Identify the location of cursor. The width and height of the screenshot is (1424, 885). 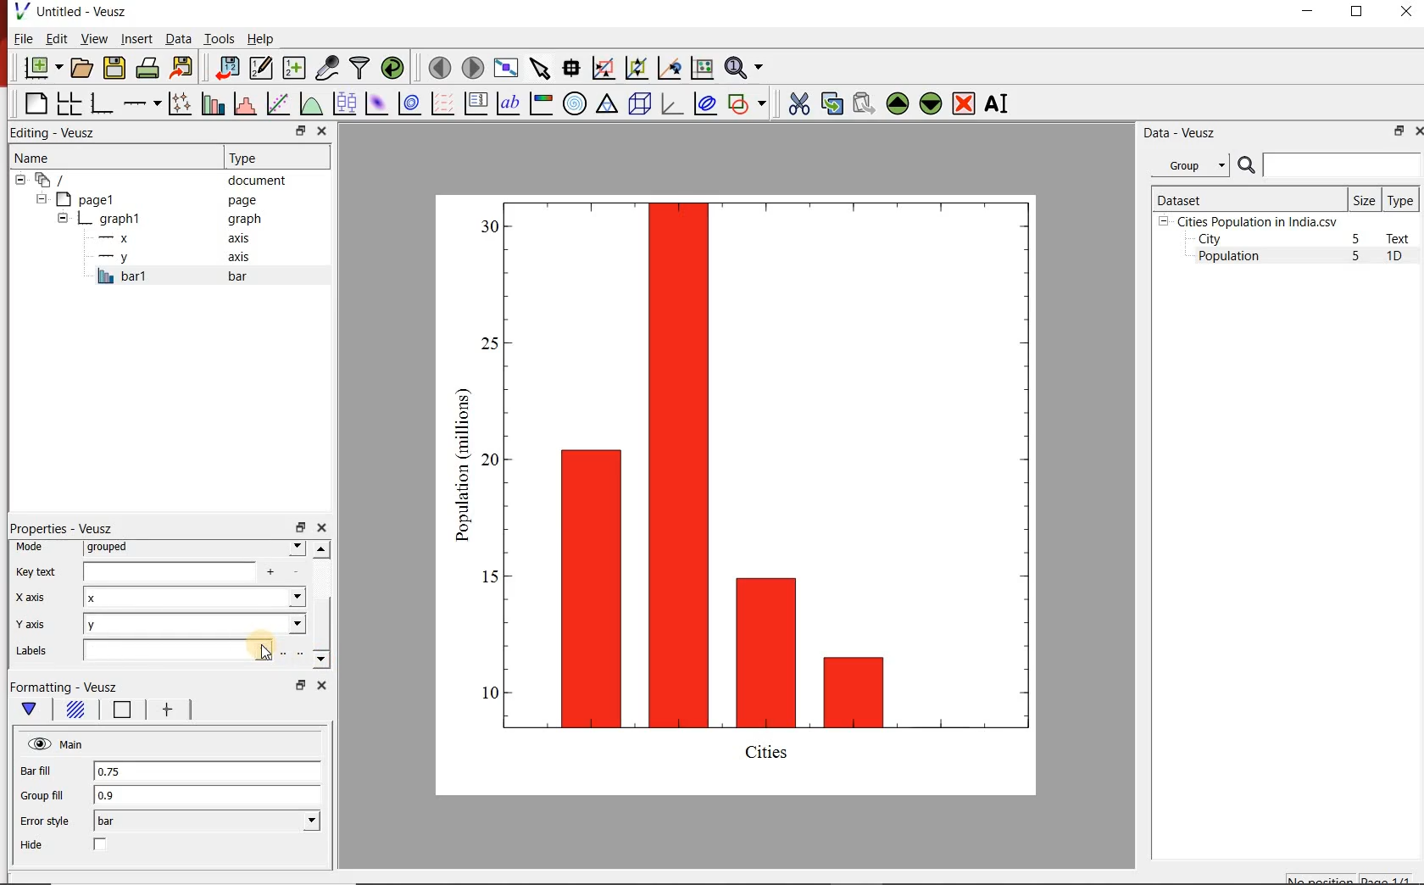
(269, 655).